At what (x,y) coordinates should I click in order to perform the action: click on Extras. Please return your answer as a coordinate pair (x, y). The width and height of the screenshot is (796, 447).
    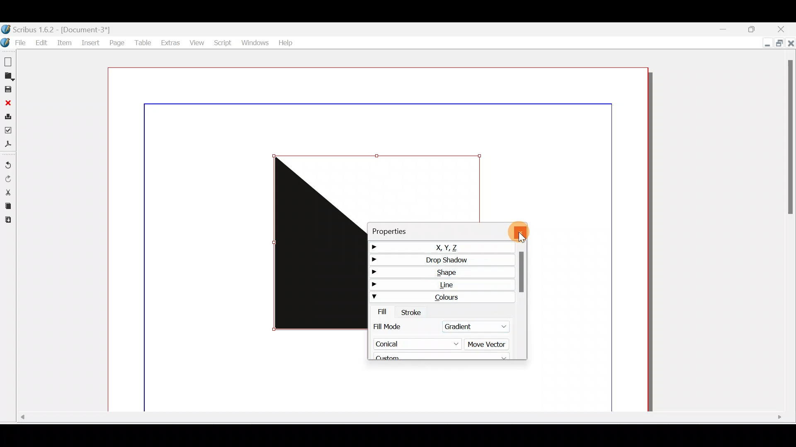
    Looking at the image, I should click on (168, 41).